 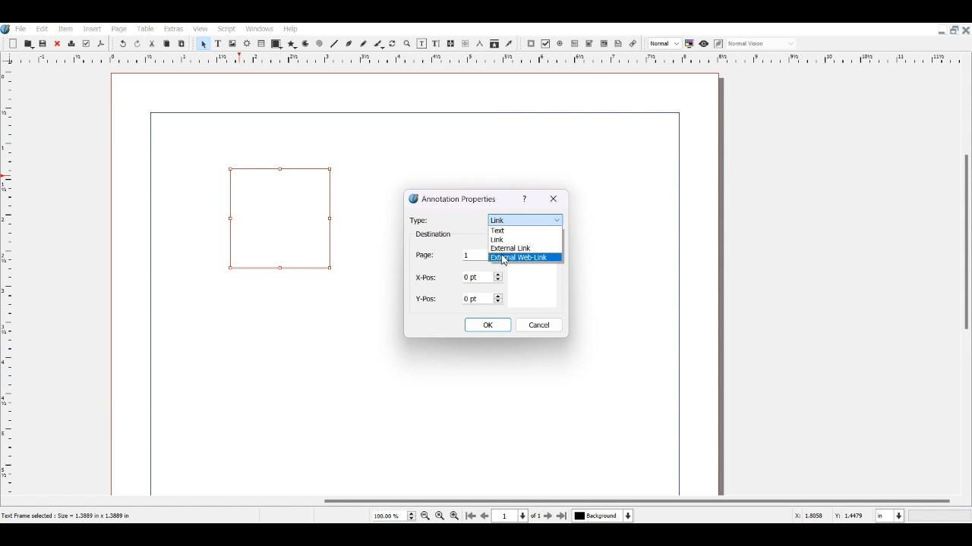 I want to click on Freehand line, so click(x=363, y=43).